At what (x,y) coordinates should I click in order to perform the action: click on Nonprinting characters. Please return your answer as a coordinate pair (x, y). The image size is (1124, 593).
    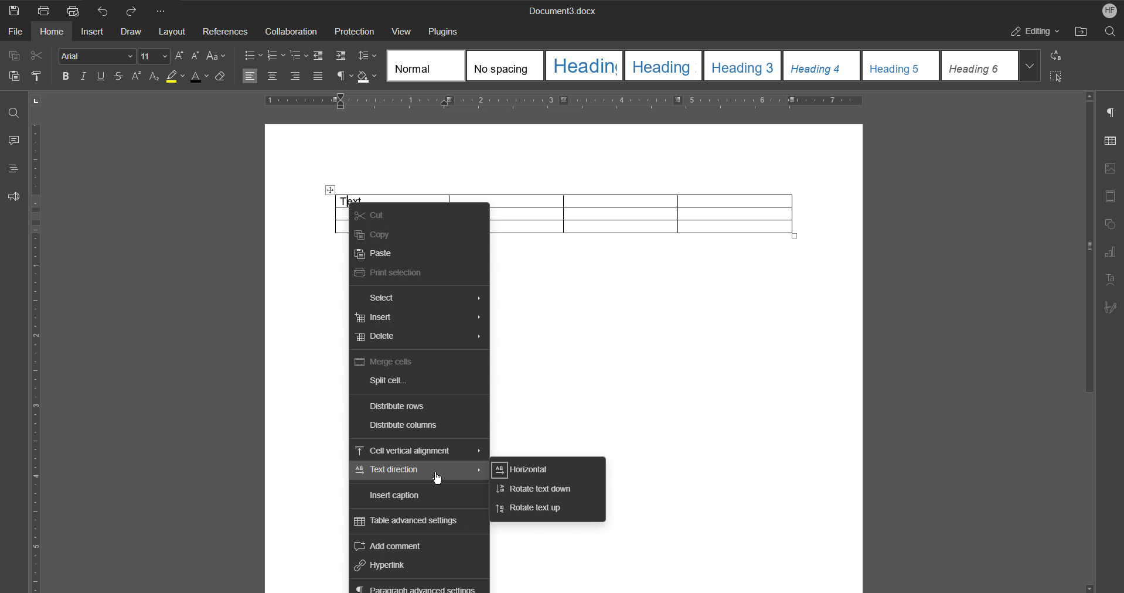
    Looking at the image, I should click on (342, 76).